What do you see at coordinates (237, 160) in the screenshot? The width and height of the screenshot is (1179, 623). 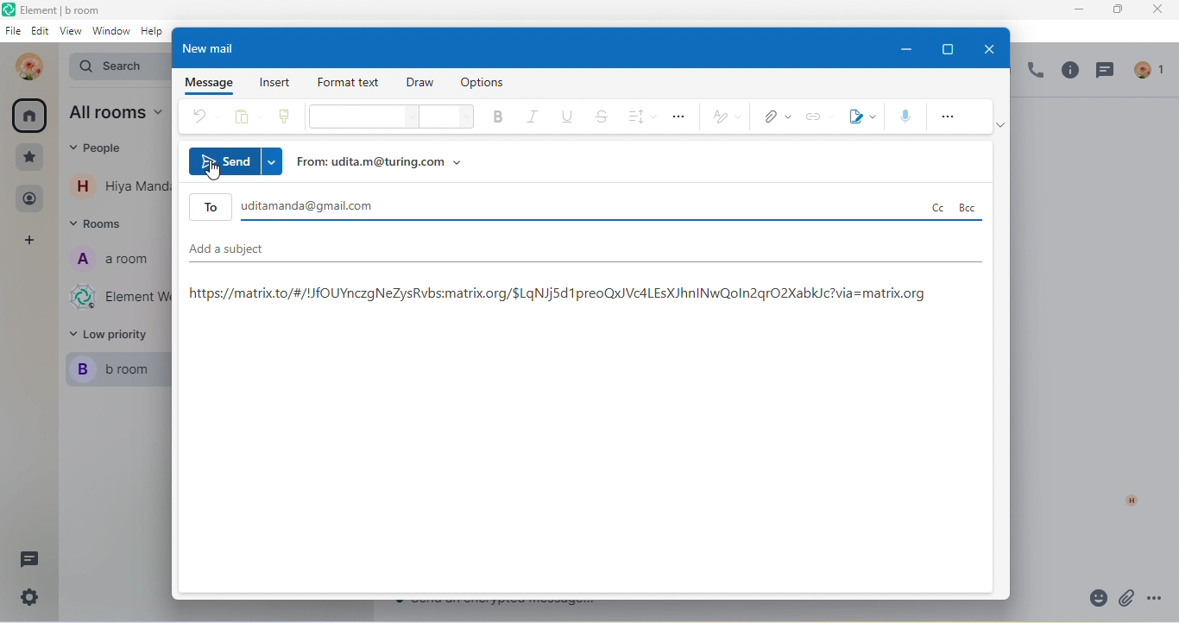 I see `send` at bounding box center [237, 160].